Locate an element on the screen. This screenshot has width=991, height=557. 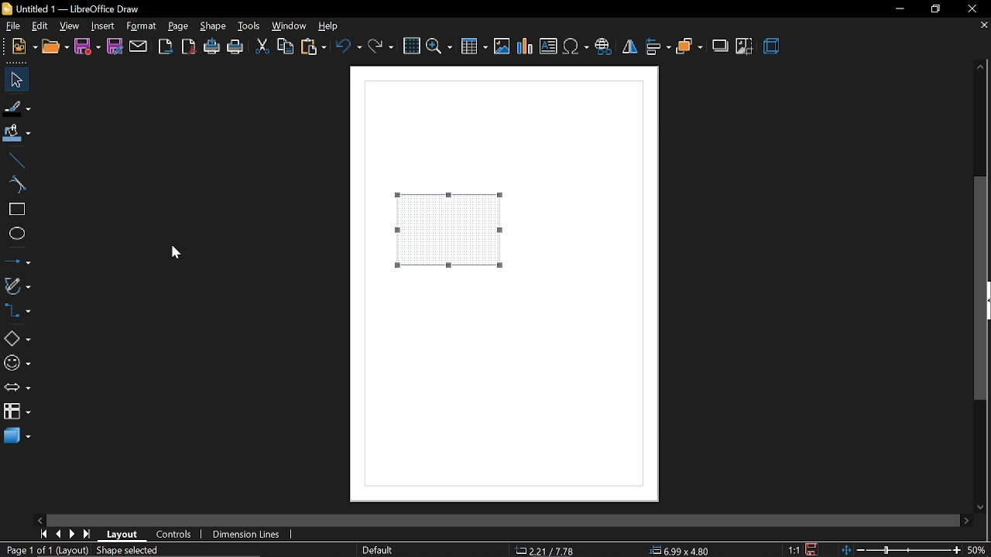
redo is located at coordinates (382, 47).